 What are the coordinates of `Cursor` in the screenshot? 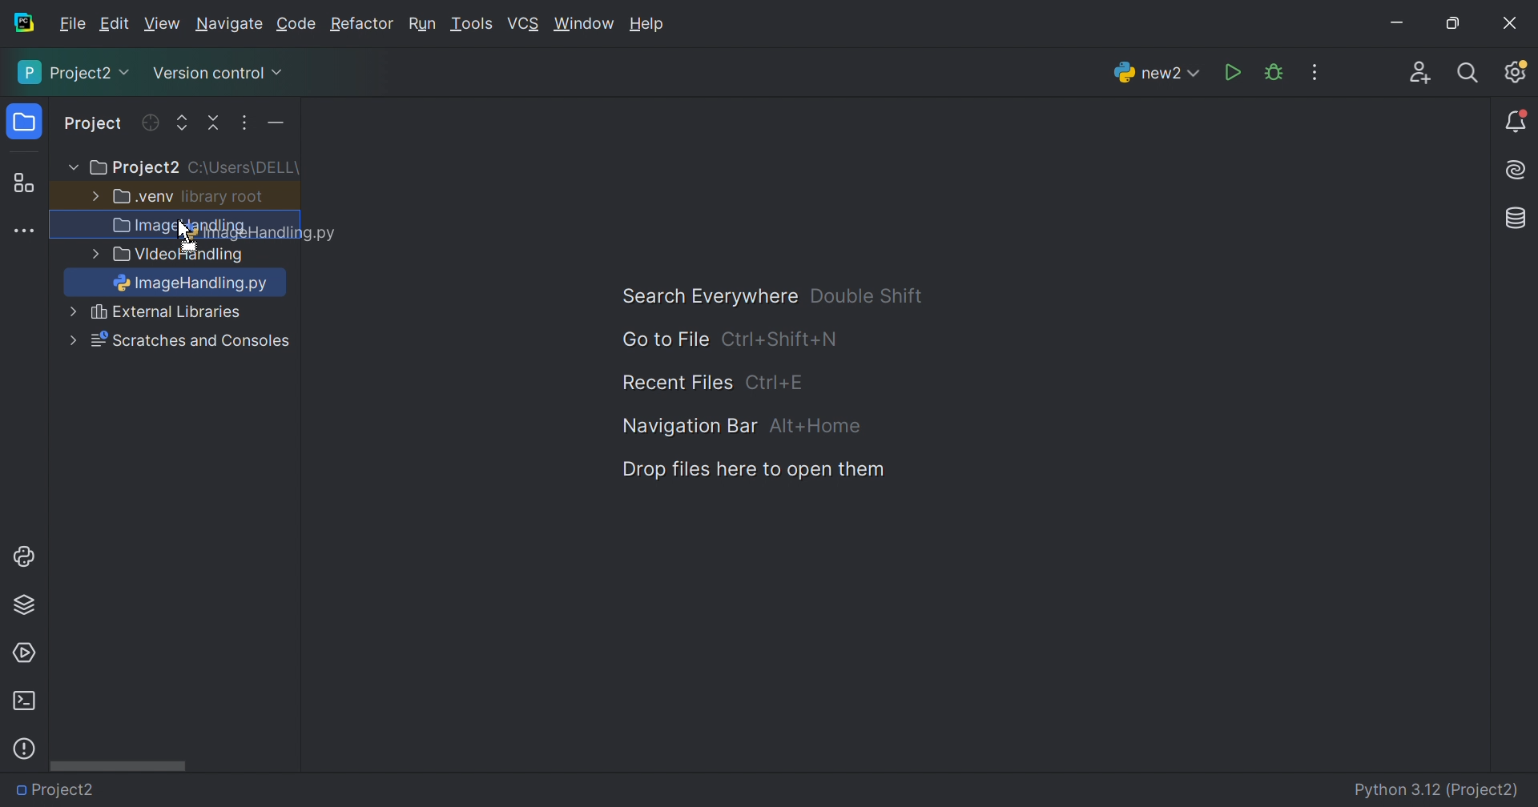 It's located at (182, 232).